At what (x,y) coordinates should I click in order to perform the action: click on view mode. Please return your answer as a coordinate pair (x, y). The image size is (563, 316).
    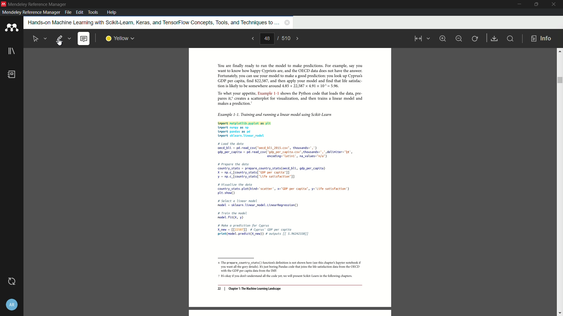
    Looking at the image, I should click on (421, 39).